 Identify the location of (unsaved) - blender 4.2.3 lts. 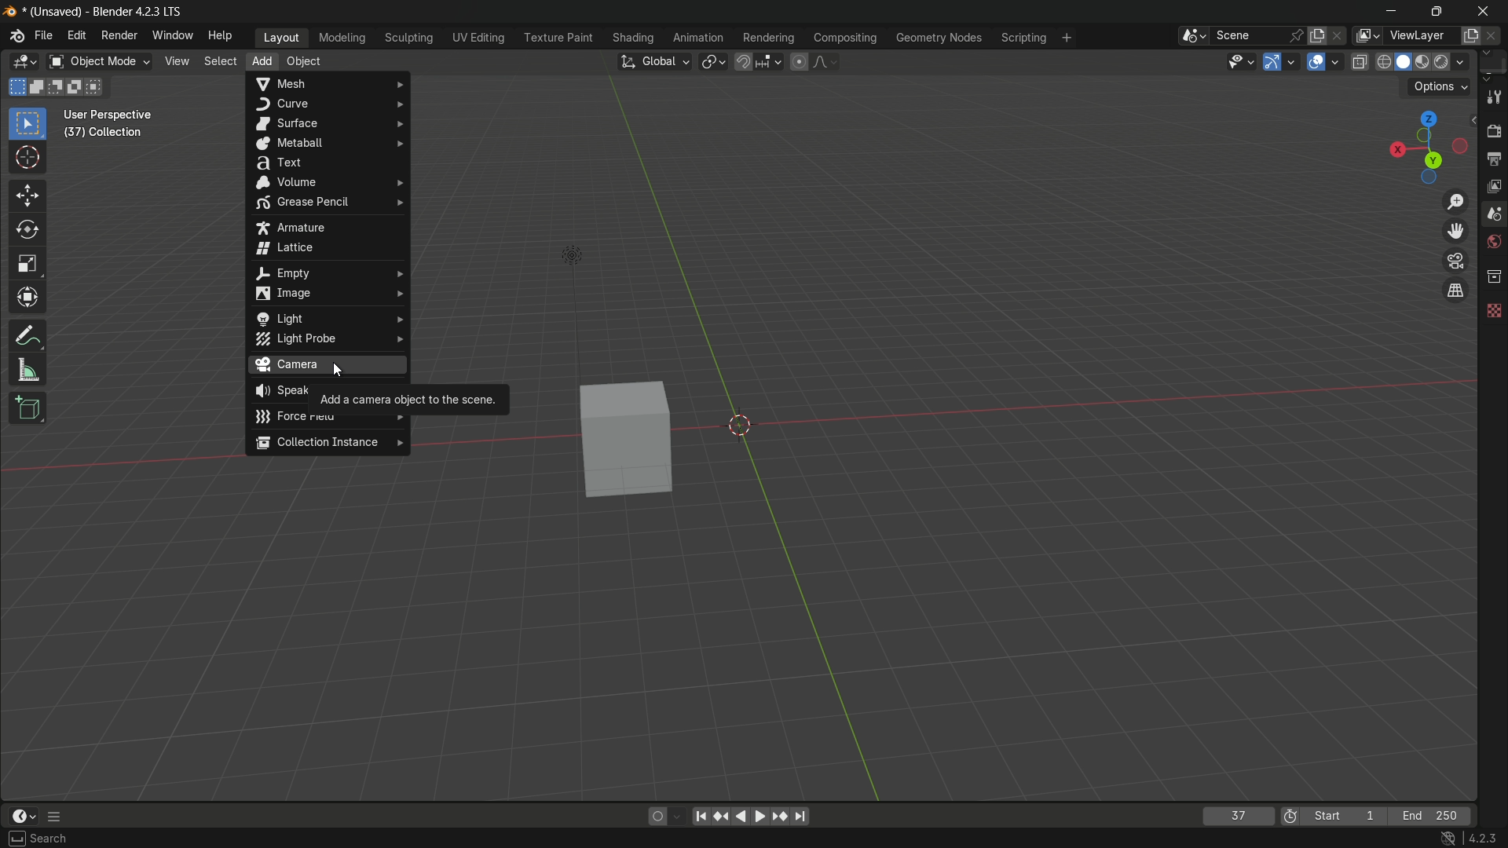
(104, 12).